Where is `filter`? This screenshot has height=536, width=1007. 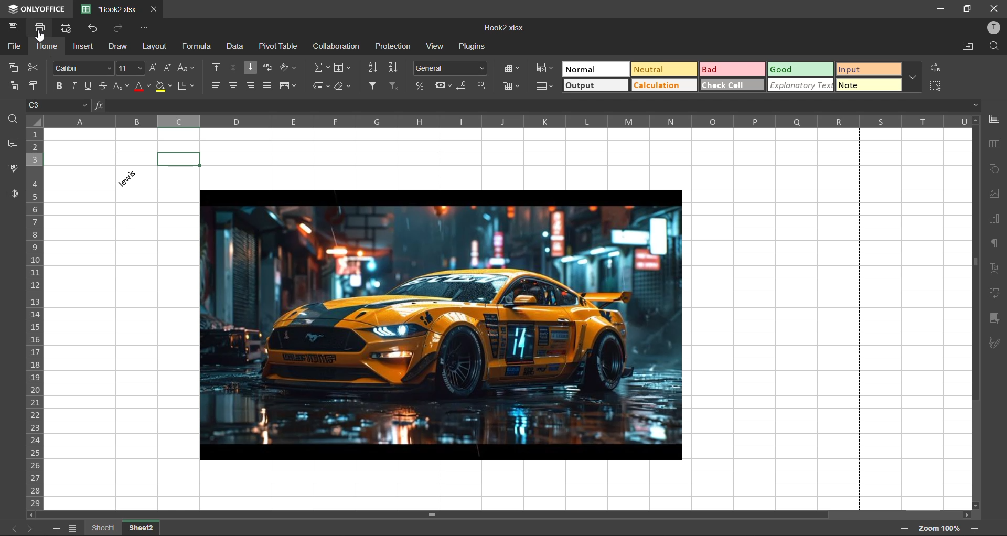
filter is located at coordinates (374, 86).